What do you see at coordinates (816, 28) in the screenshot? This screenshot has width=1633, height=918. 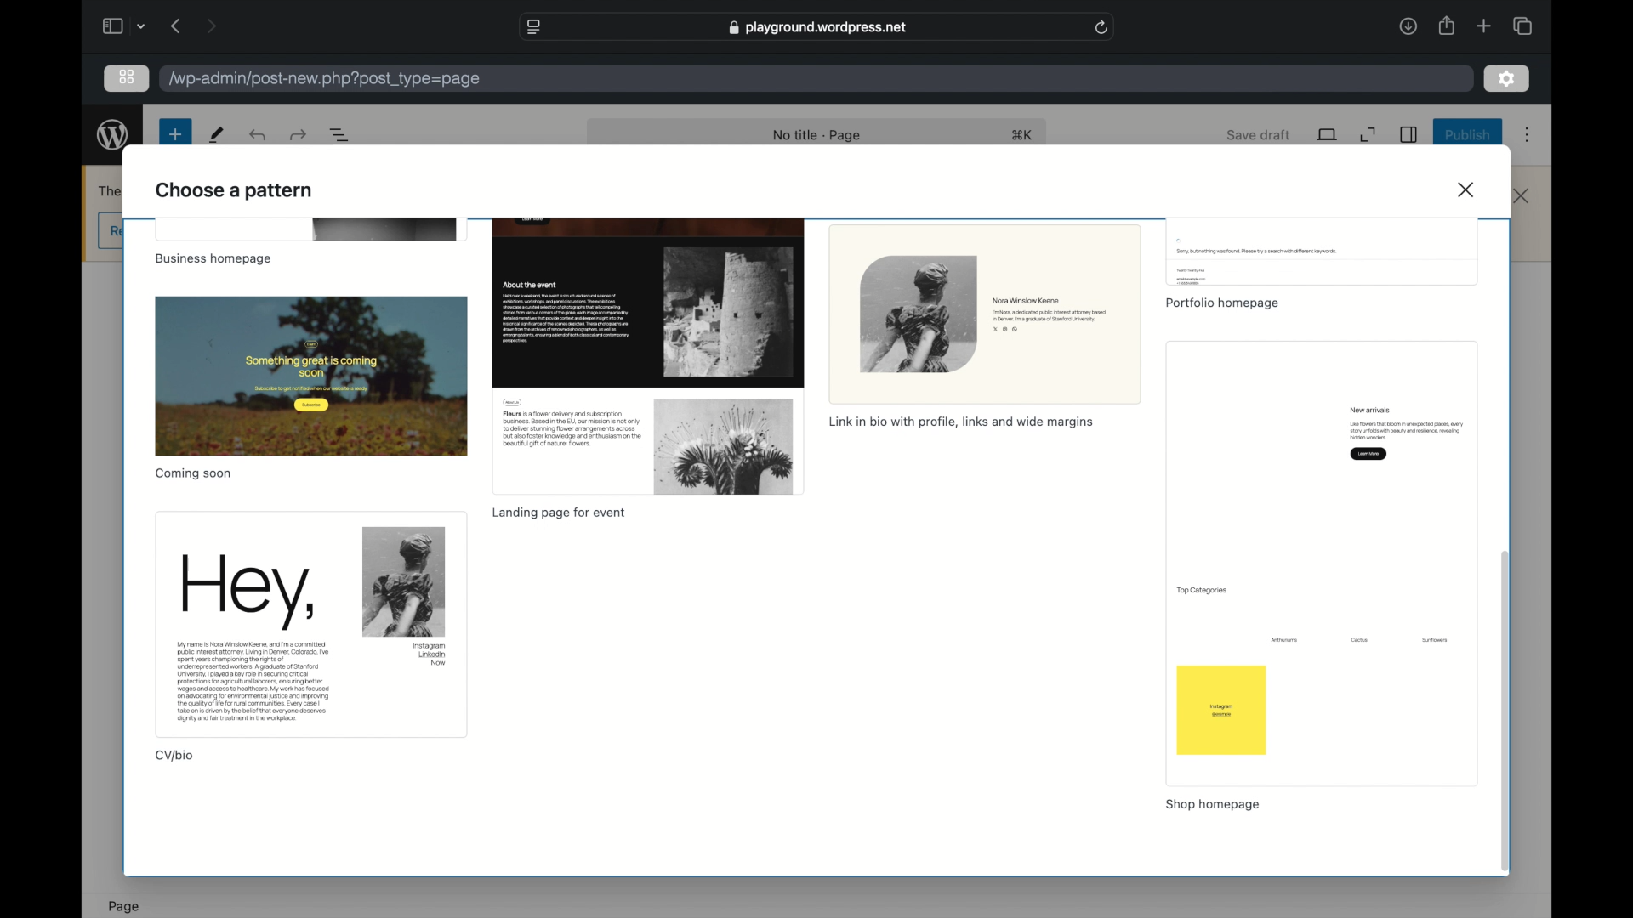 I see `web address` at bounding box center [816, 28].